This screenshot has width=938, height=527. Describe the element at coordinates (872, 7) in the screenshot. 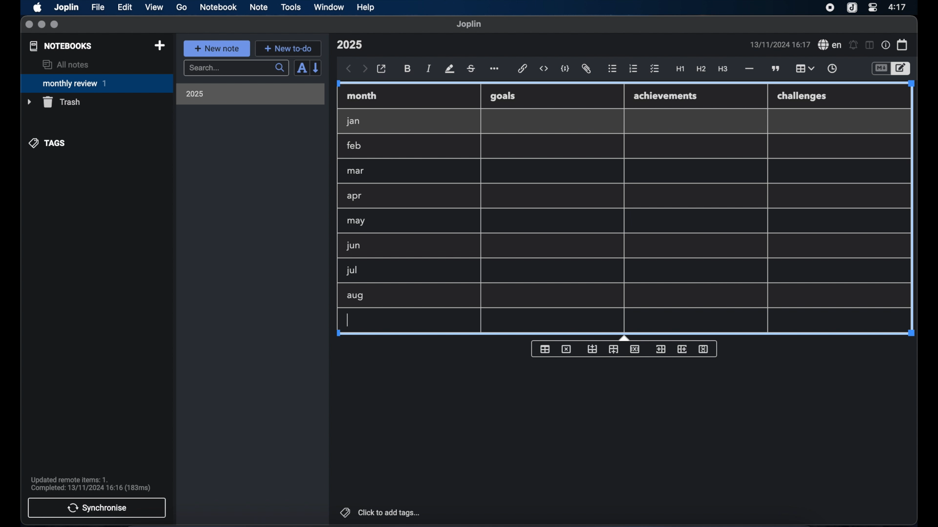

I see `control center` at that location.